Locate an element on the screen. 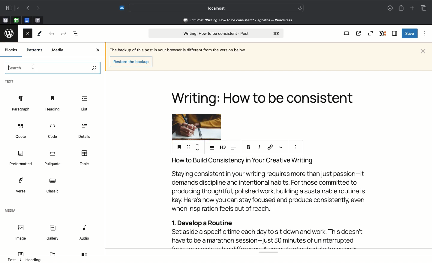  Heading is located at coordinates (34, 260).